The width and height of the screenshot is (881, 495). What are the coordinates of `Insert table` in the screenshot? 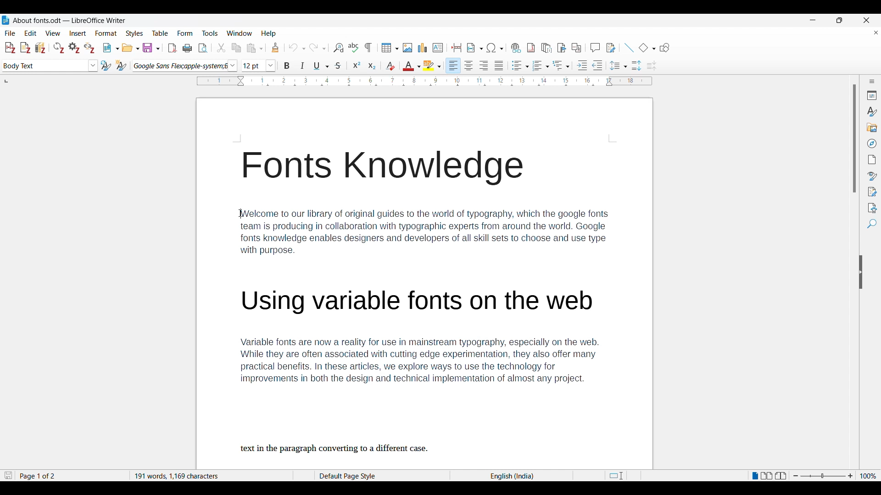 It's located at (390, 48).